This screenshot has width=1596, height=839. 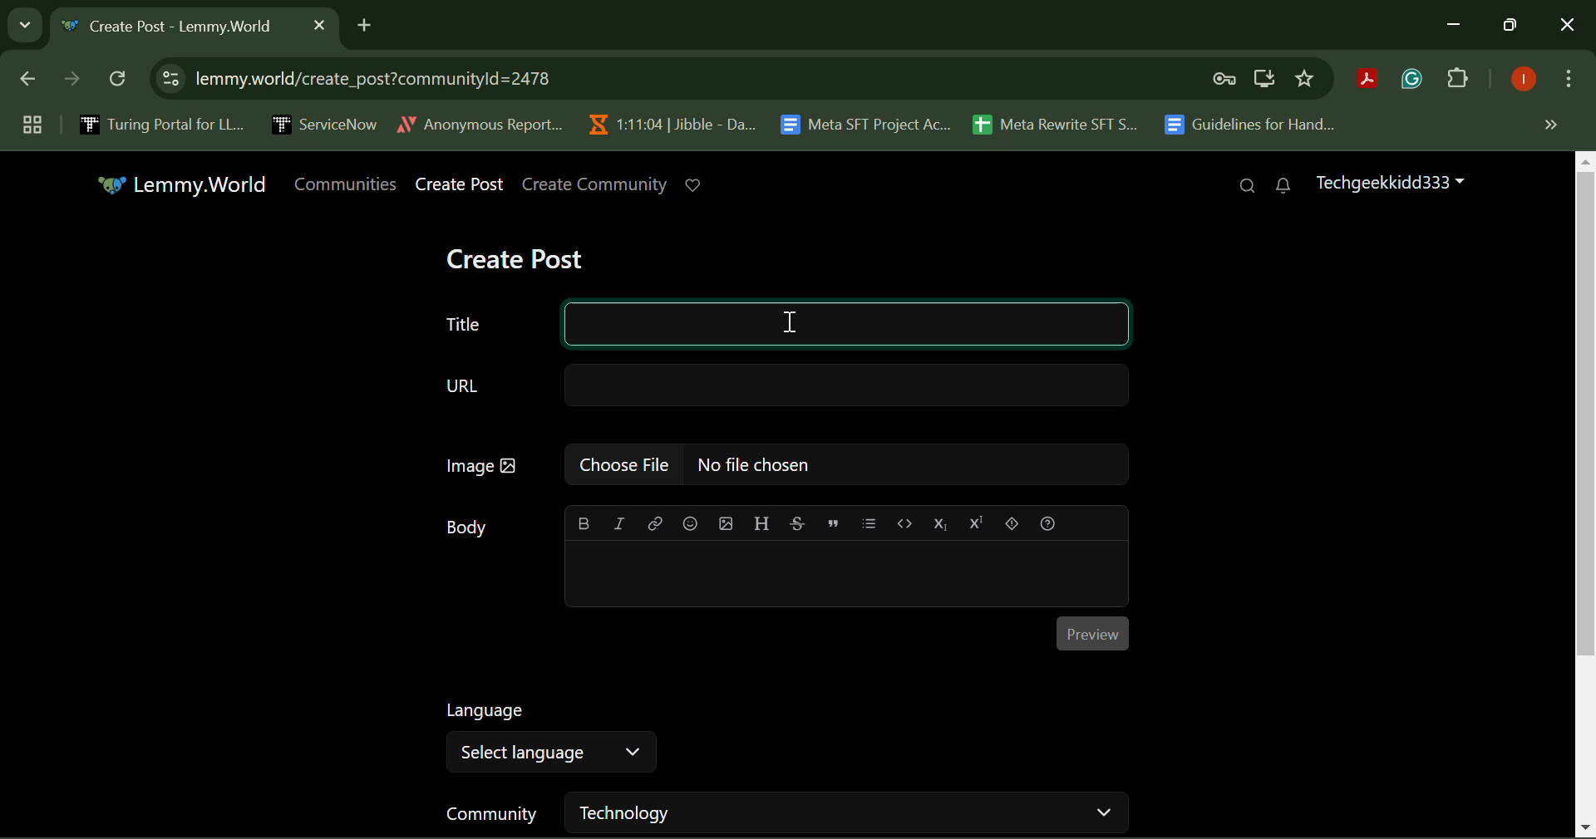 I want to click on Search, so click(x=1247, y=187).